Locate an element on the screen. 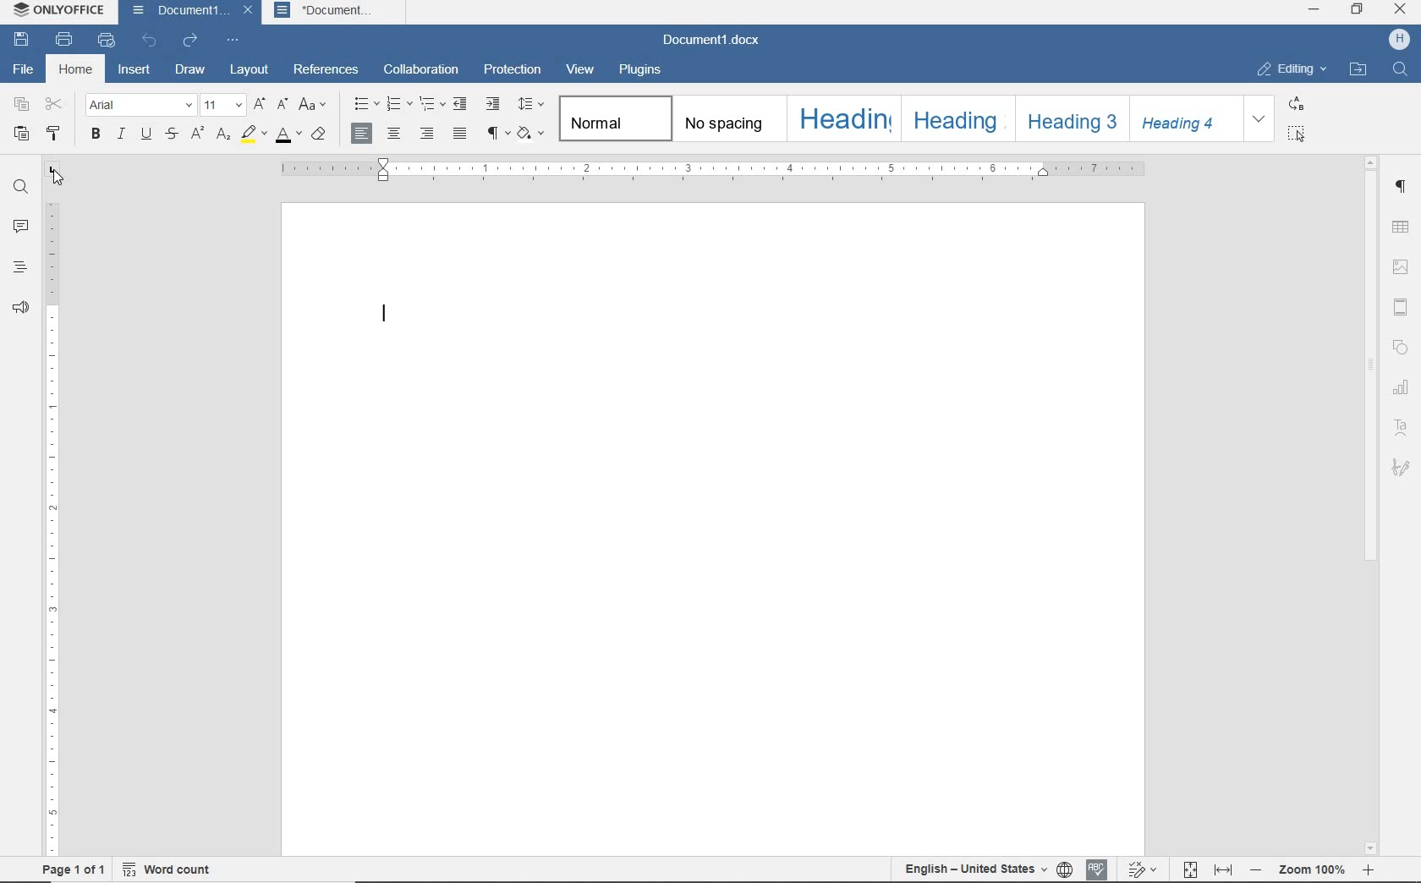  JUSTIFIED is located at coordinates (461, 135).